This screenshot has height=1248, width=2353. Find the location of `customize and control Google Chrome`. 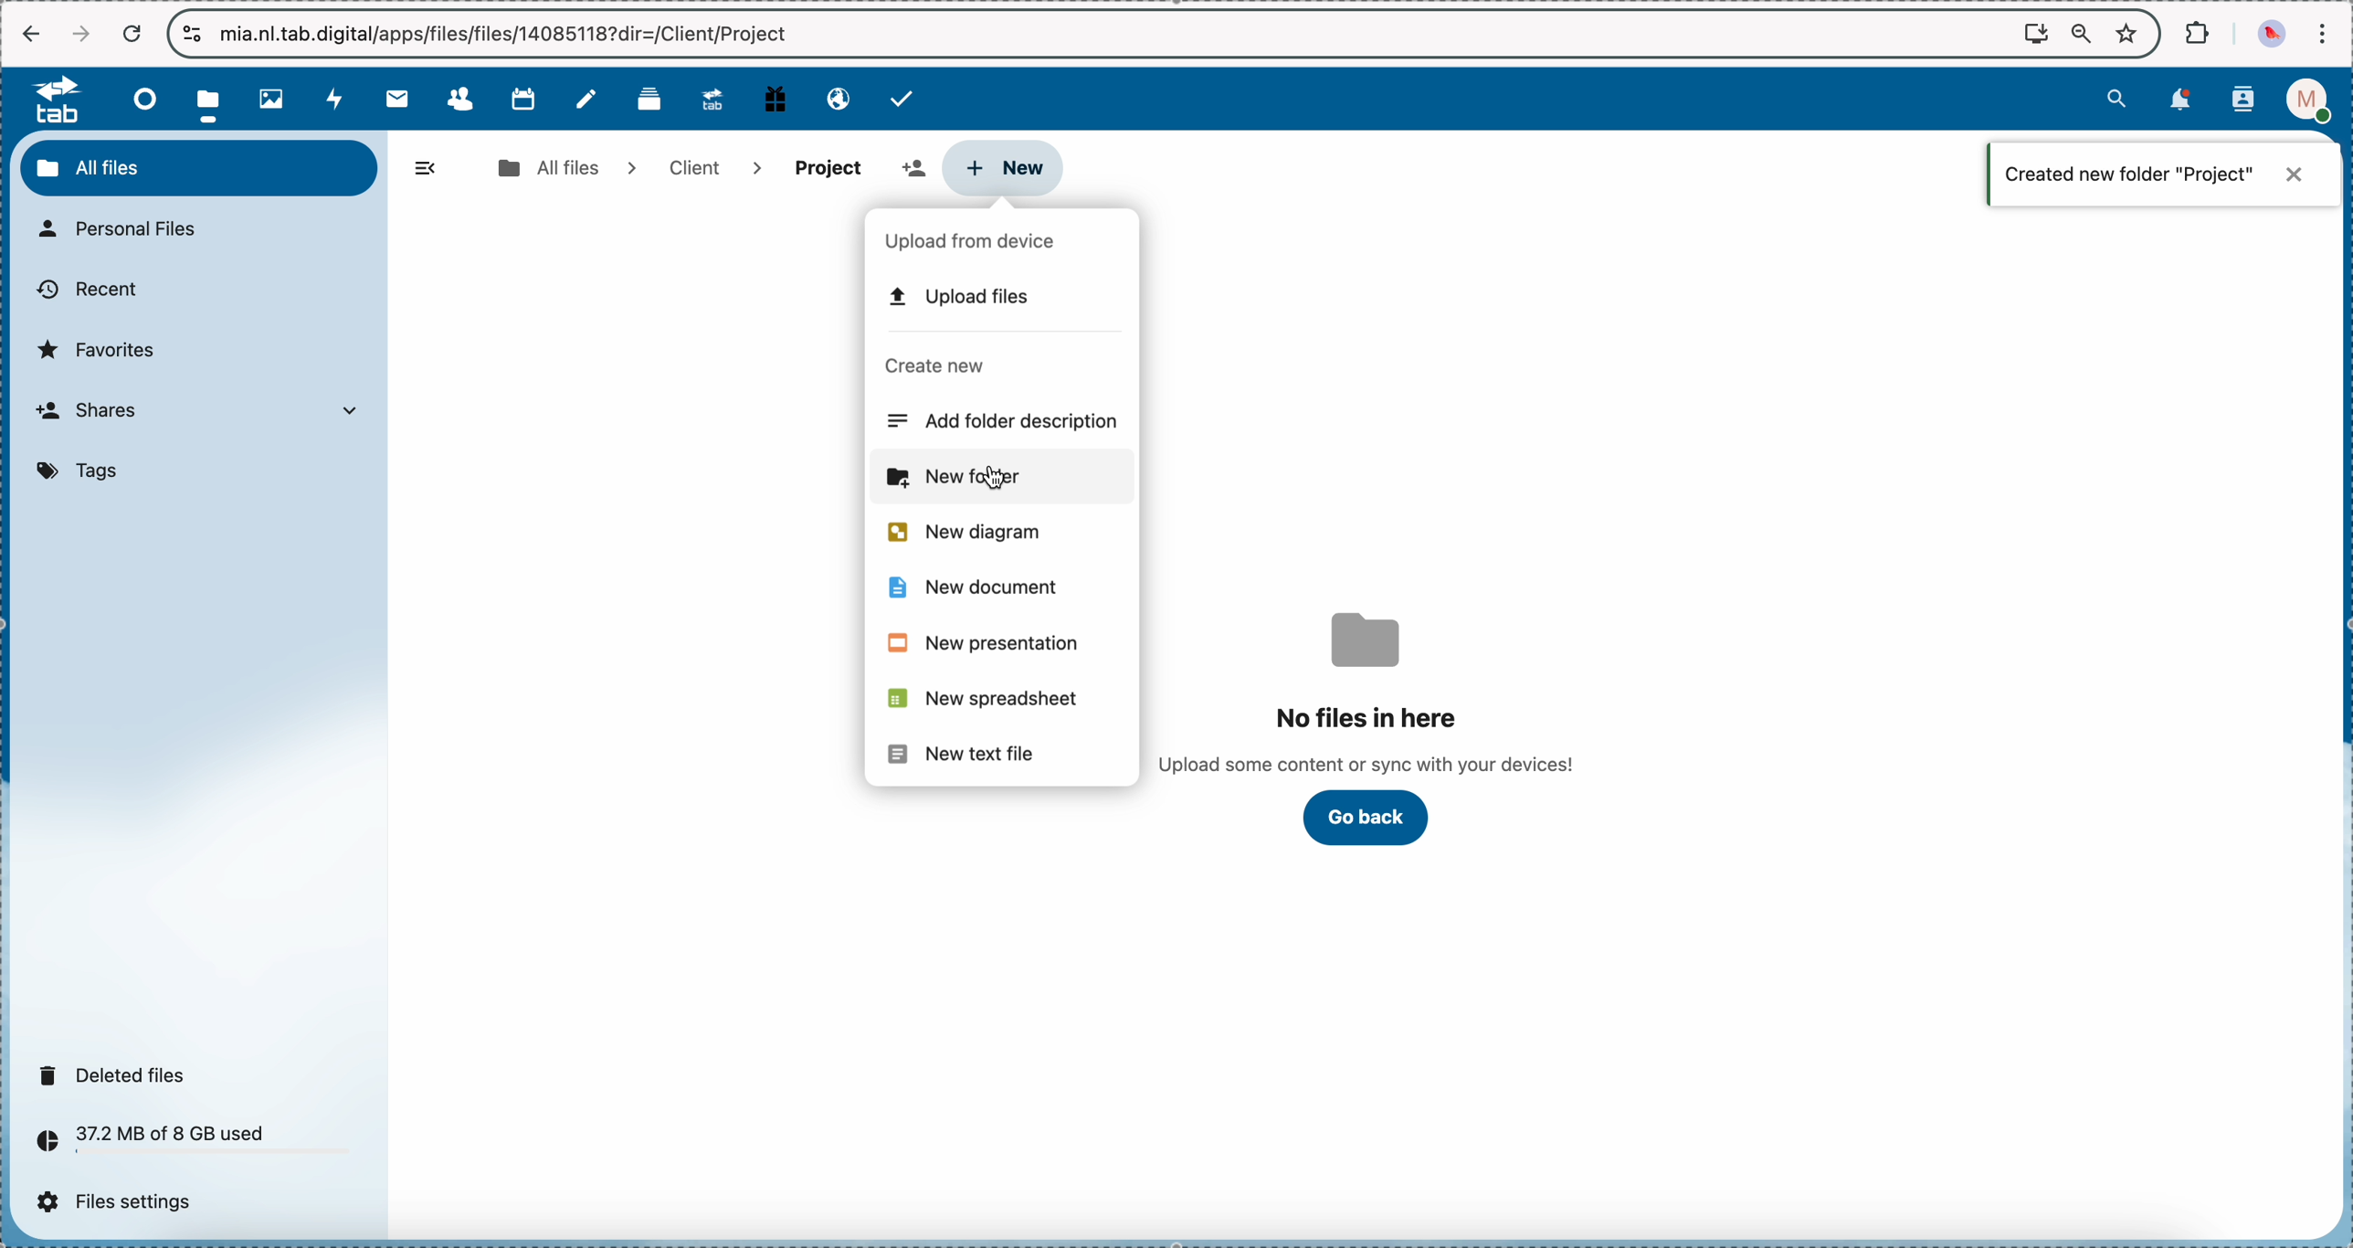

customize and control Google Chrome is located at coordinates (2321, 33).